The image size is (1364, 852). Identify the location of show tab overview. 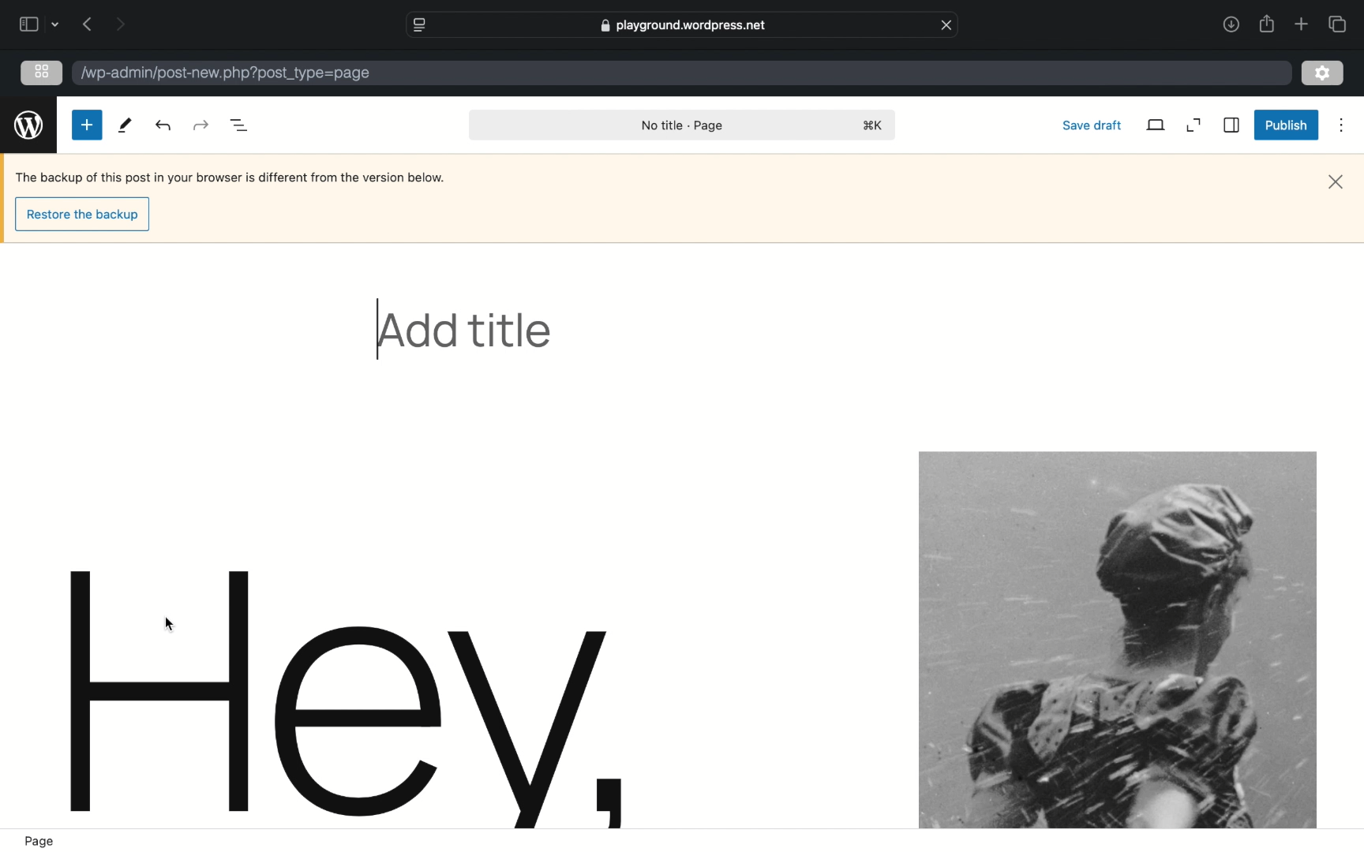
(1340, 24).